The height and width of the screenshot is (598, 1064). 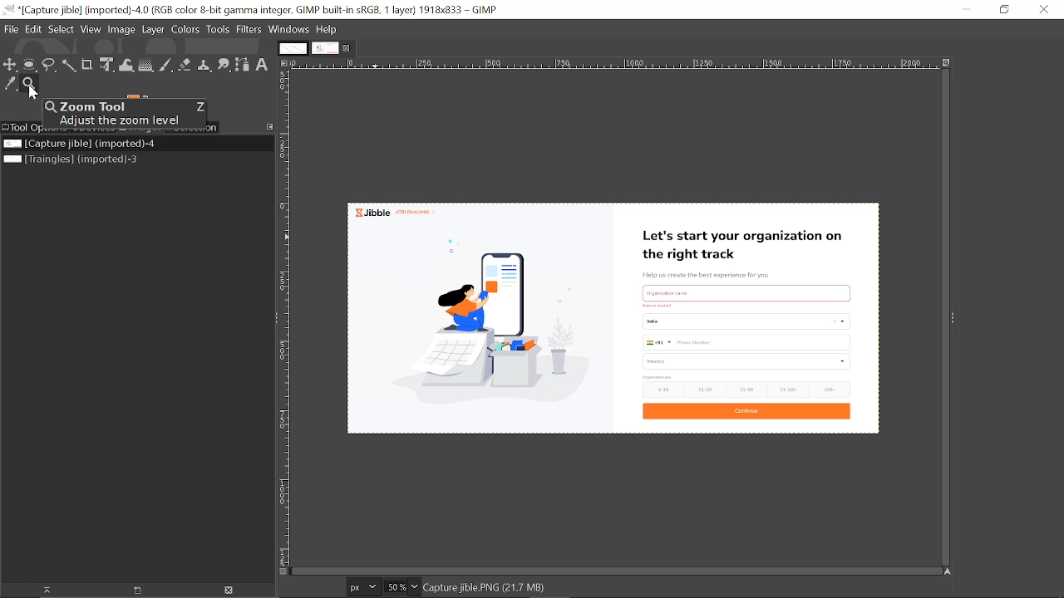 I want to click on Current Image , so click(x=613, y=315).